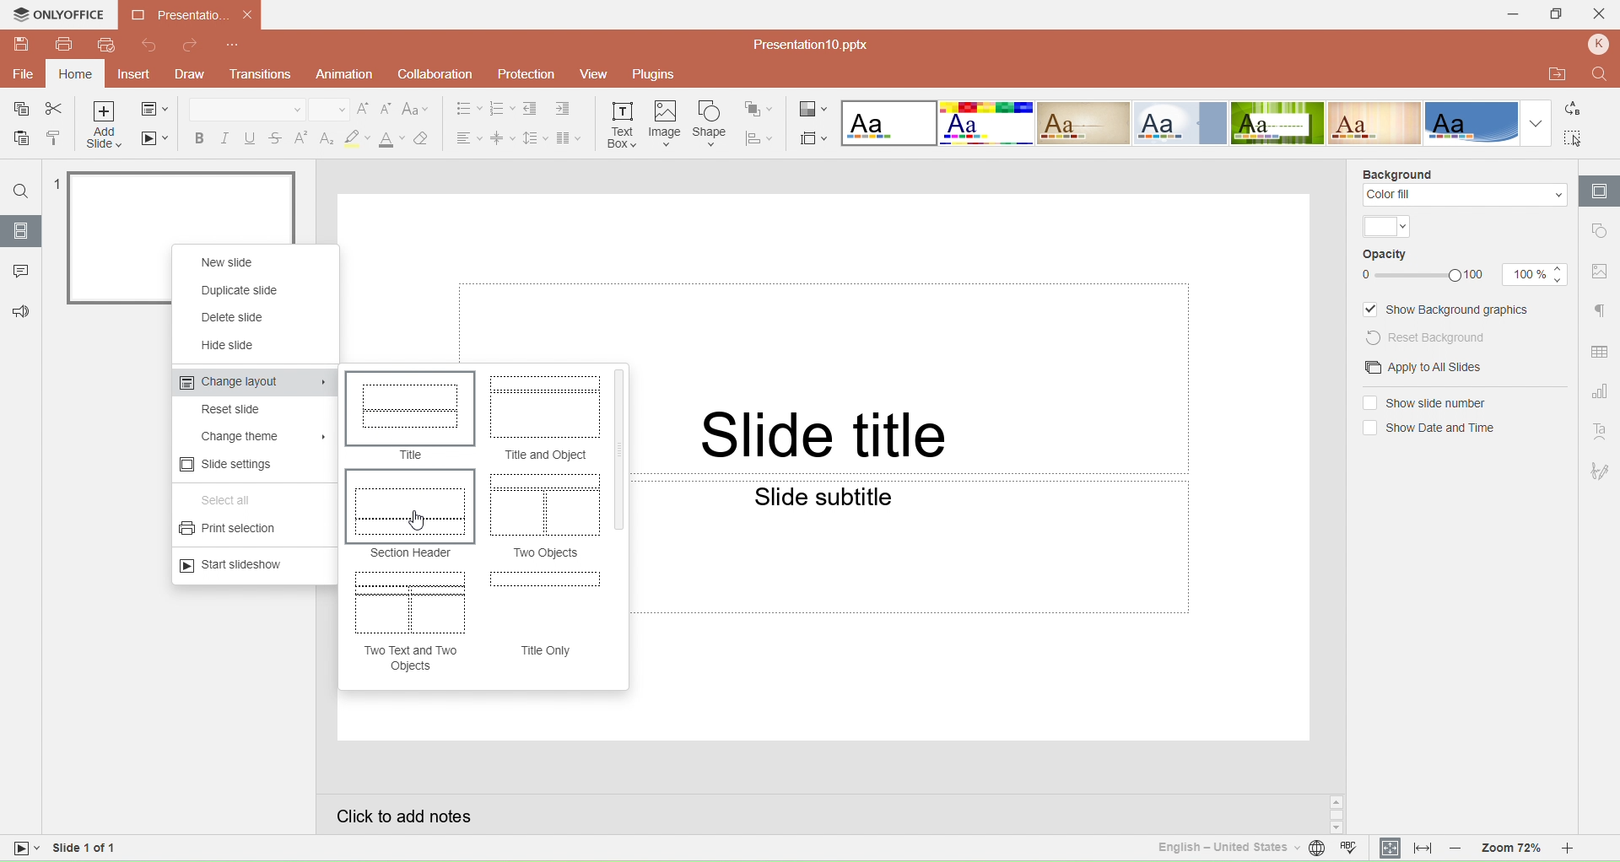 The width and height of the screenshot is (1620, 862). I want to click on Increase indent, so click(564, 110).